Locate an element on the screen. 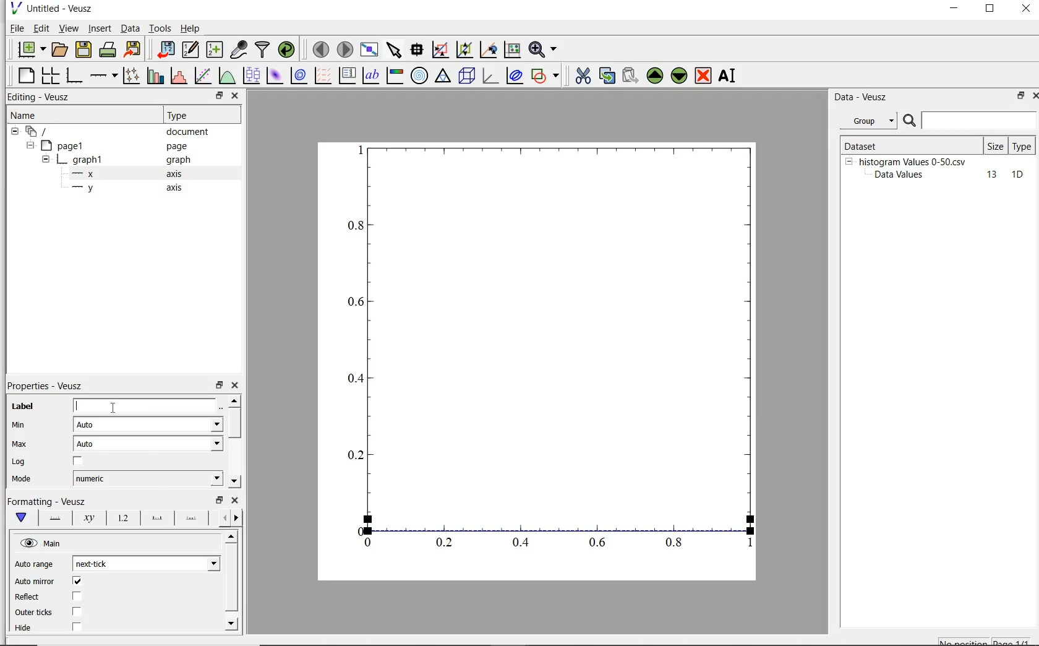 This screenshot has width=1039, height=646. cut the the selected widget is located at coordinates (581, 77).